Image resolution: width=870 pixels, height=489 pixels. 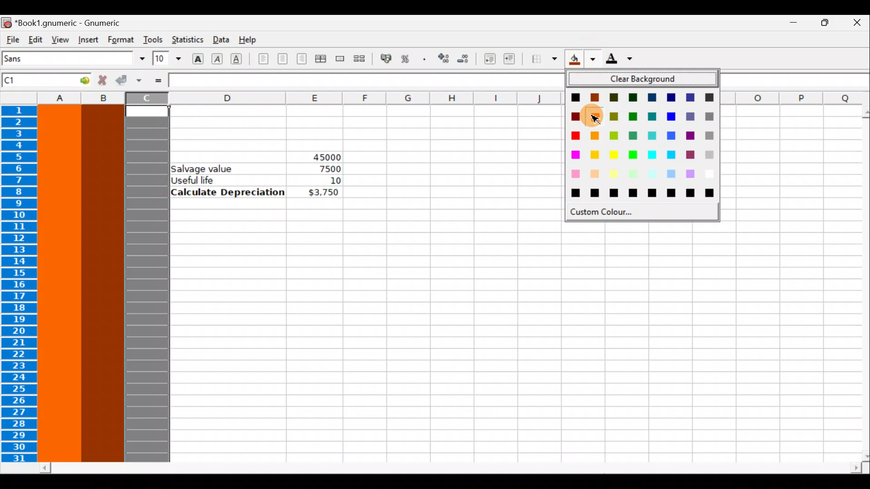 I want to click on Custom color, so click(x=611, y=212).